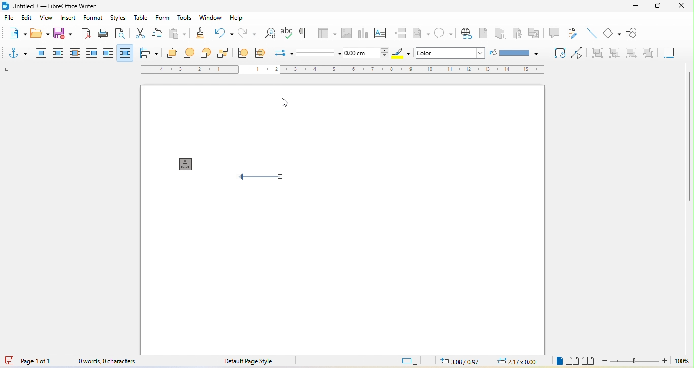 The image size is (694, 368). I want to click on standard selection, so click(413, 361).